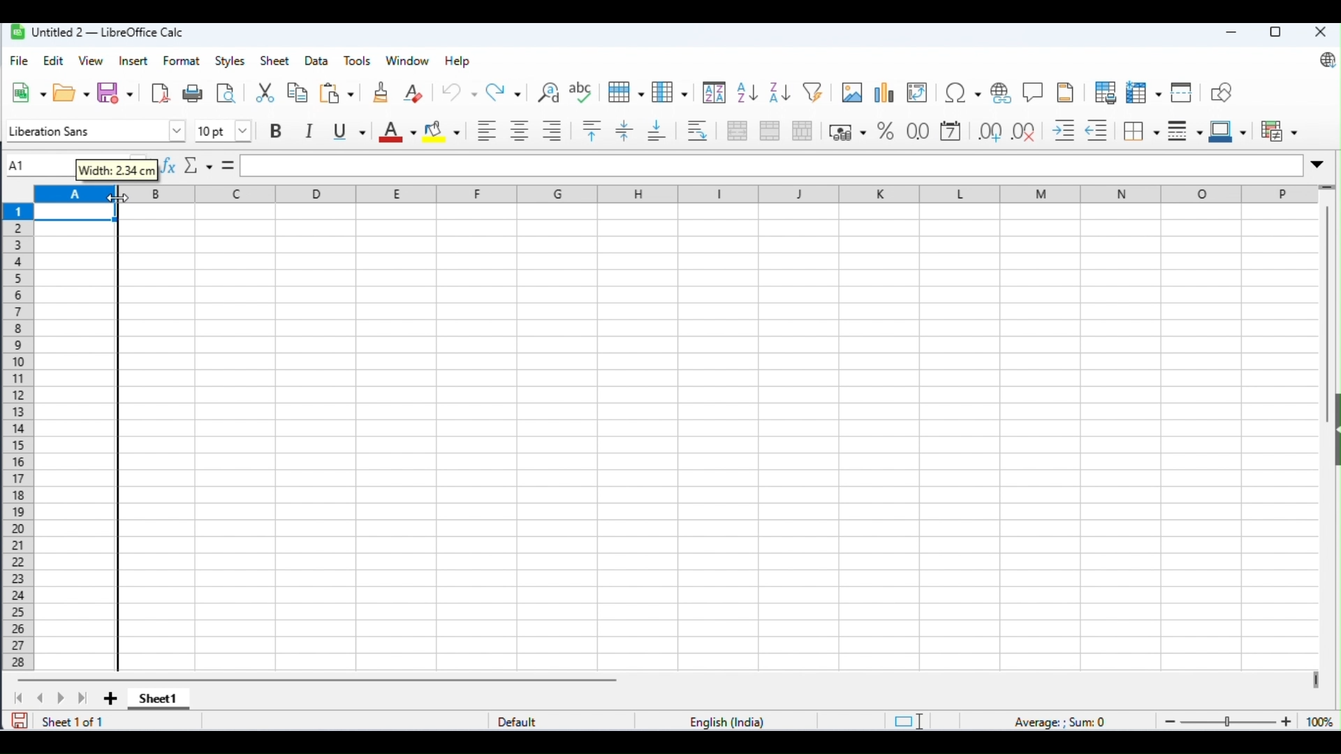 Image resolution: width=1341 pixels, height=754 pixels. What do you see at coordinates (460, 91) in the screenshot?
I see `undo` at bounding box center [460, 91].